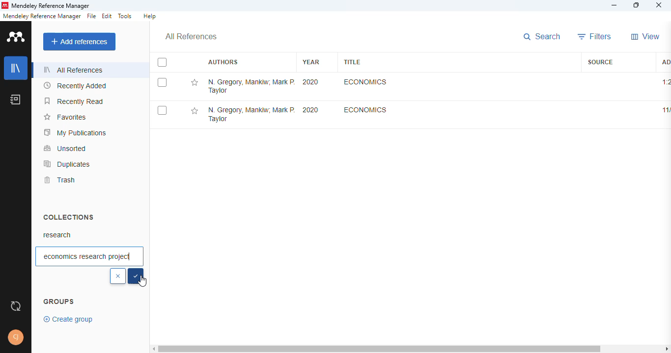  Describe the element at coordinates (352, 62) in the screenshot. I see `title` at that location.